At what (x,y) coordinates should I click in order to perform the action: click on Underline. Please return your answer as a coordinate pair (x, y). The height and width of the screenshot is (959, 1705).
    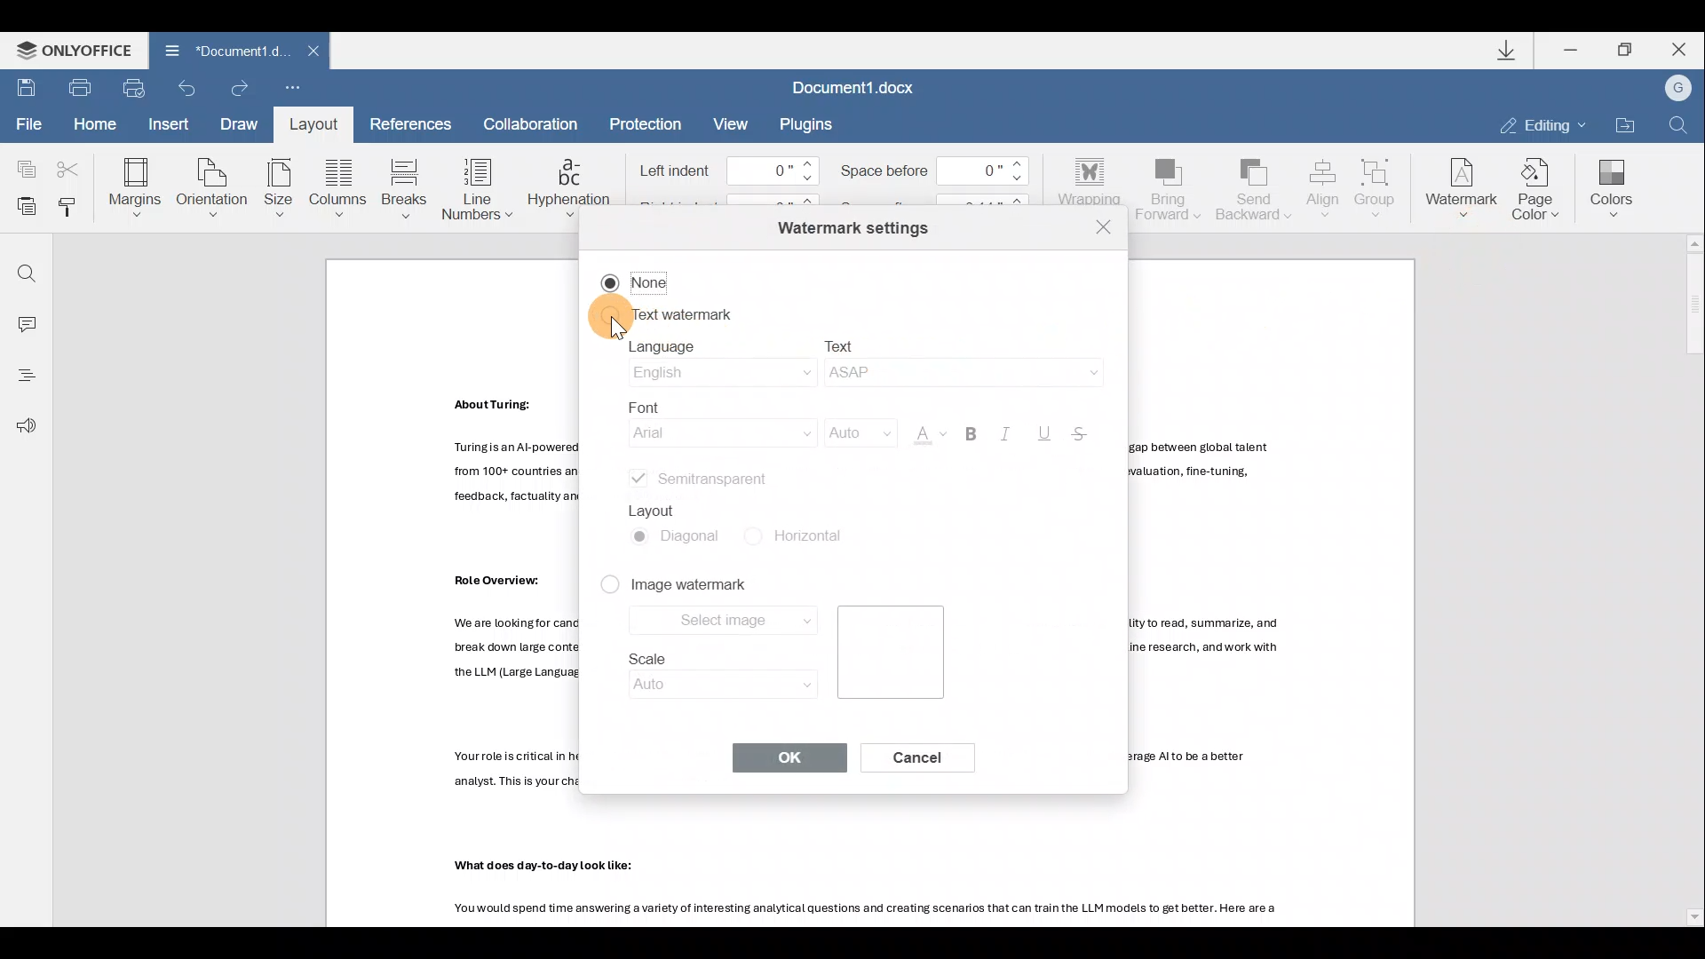
    Looking at the image, I should click on (1046, 432).